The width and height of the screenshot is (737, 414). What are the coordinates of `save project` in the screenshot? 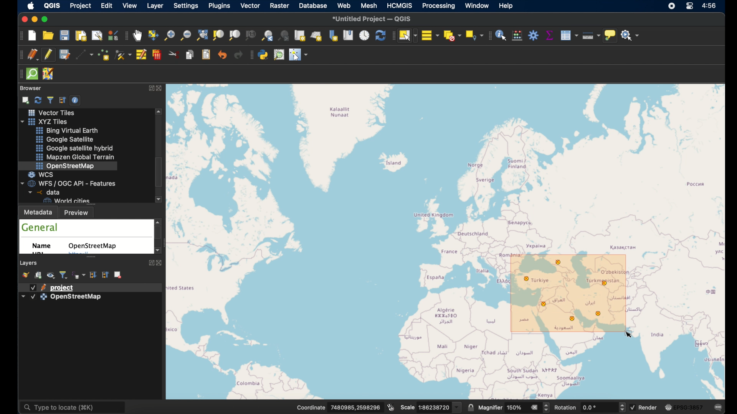 It's located at (65, 35).